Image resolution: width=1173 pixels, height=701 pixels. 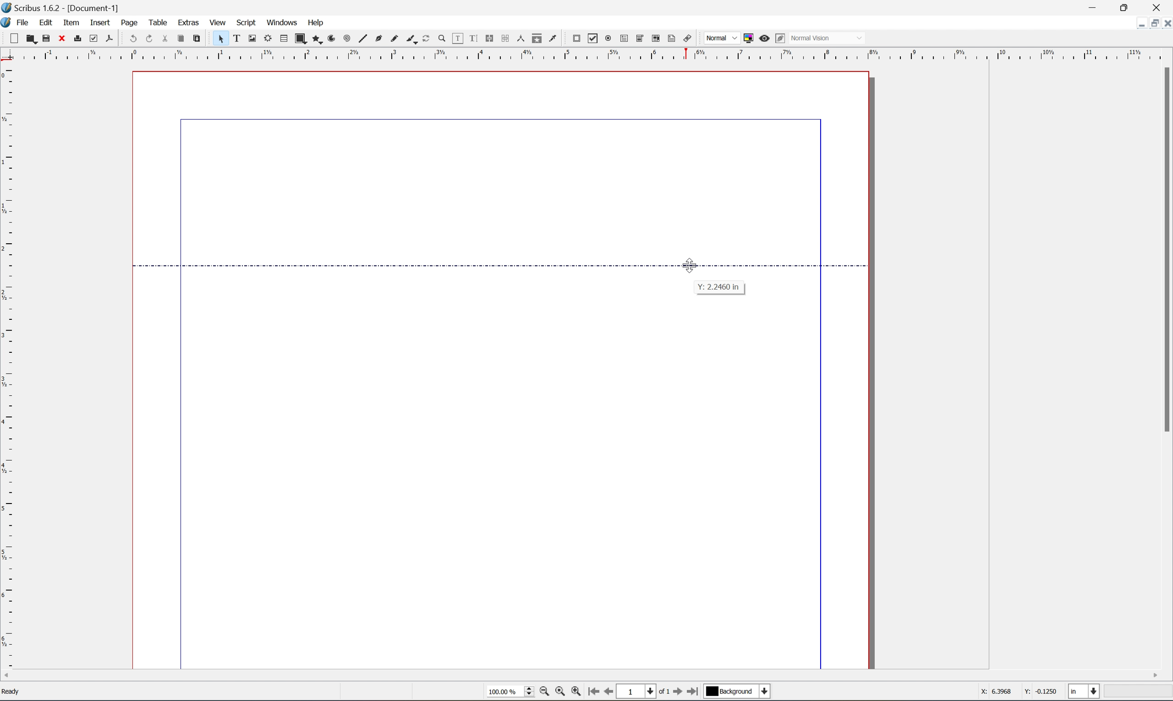 I want to click on minimize, so click(x=1096, y=6).